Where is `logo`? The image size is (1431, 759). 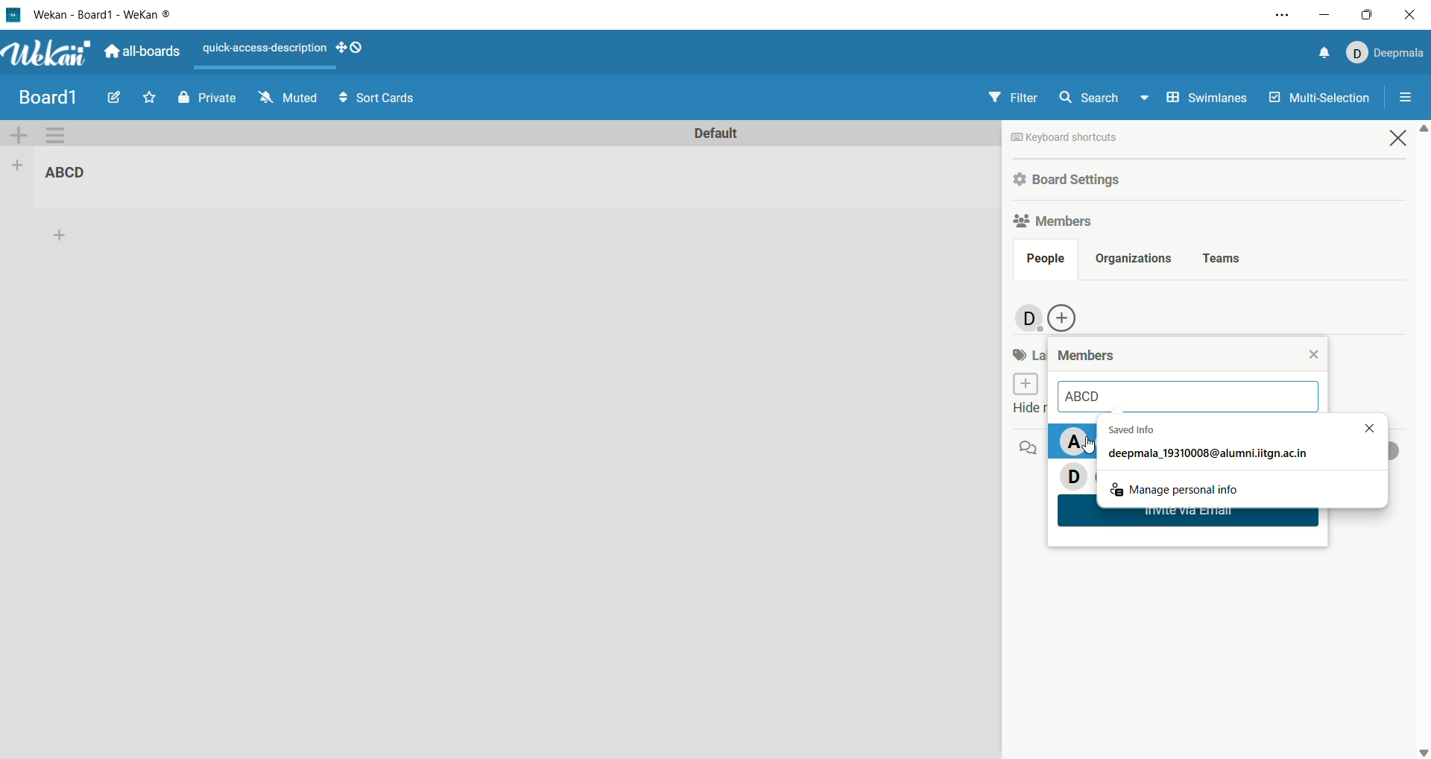 logo is located at coordinates (12, 14).